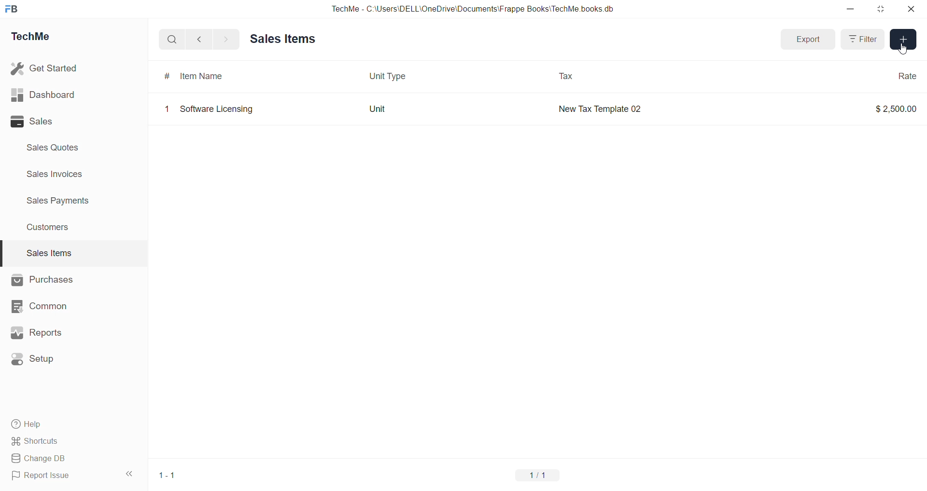 Image resolution: width=927 pixels, height=491 pixels. Describe the element at coordinates (387, 76) in the screenshot. I see `Unit Type` at that location.